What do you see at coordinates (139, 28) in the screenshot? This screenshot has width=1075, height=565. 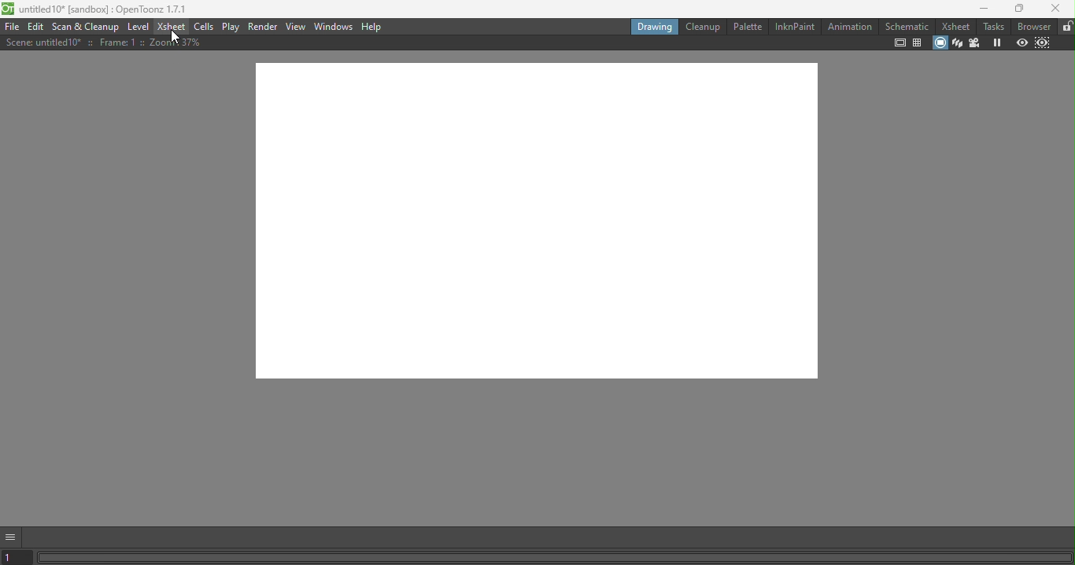 I see `Level` at bounding box center [139, 28].